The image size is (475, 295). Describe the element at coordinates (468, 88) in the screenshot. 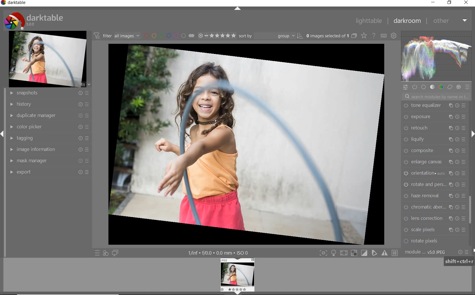

I see `preset ` at that location.